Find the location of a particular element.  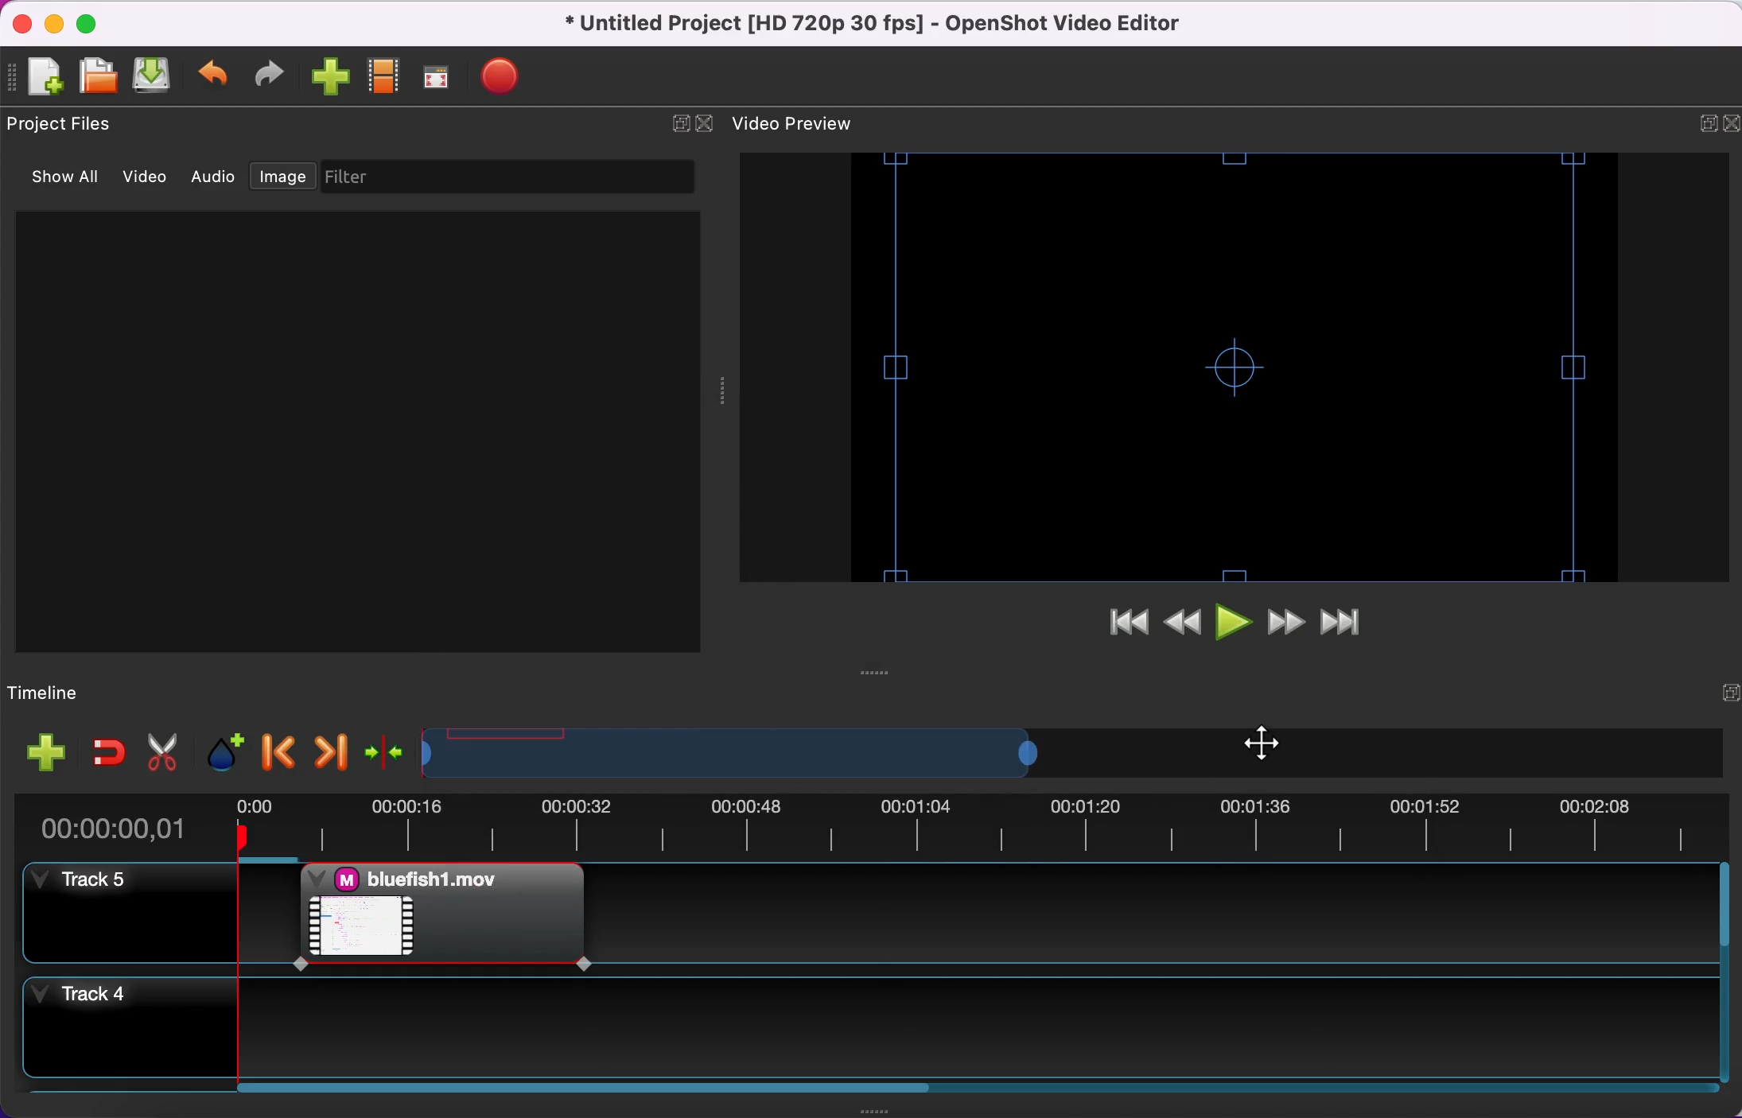

enable snapping is located at coordinates (109, 755).